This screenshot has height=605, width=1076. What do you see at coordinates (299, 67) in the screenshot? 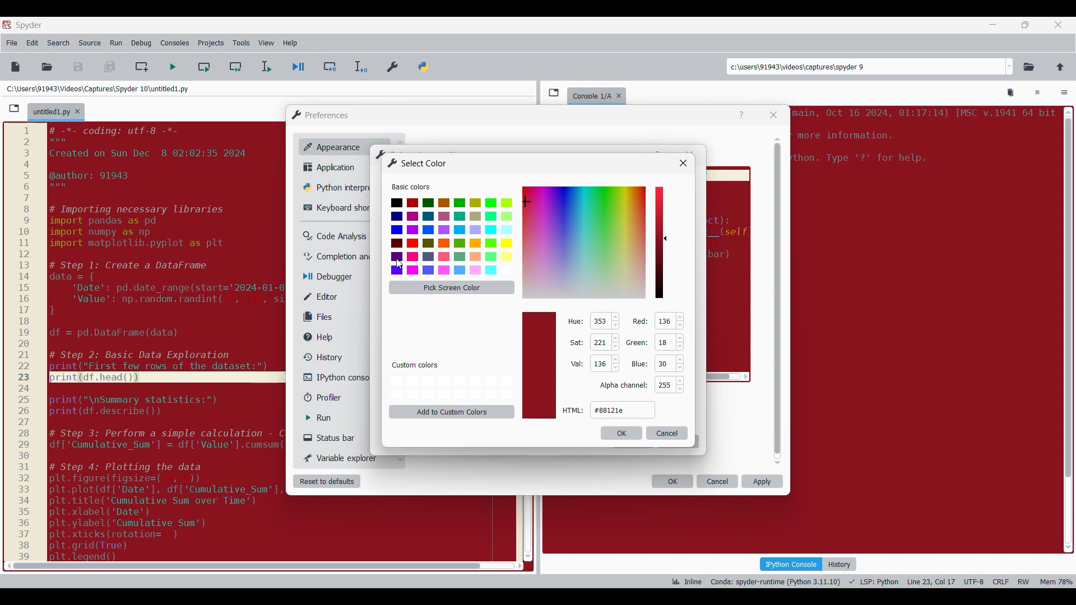
I see `Debug file` at bounding box center [299, 67].